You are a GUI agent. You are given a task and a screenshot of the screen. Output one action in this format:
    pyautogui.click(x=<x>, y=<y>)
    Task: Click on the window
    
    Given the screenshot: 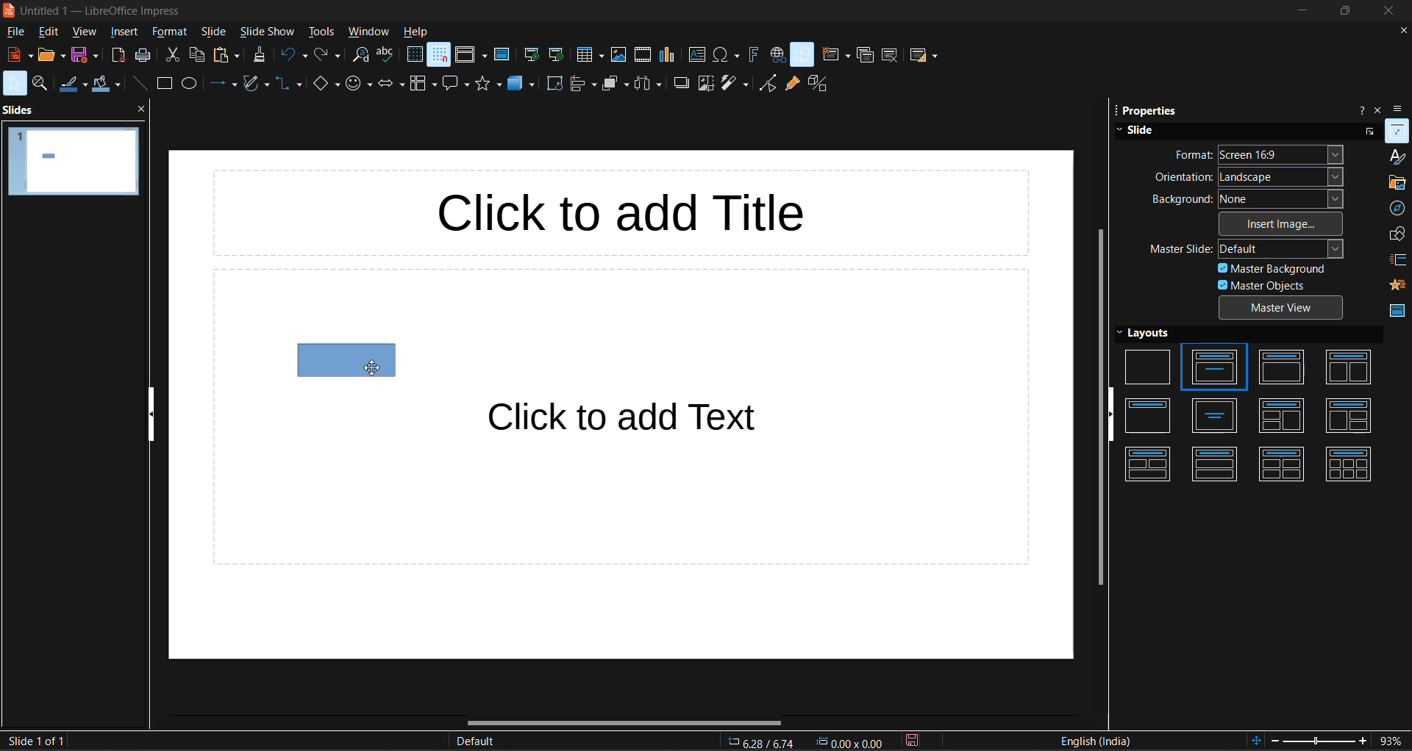 What is the action you would take?
    pyautogui.click(x=368, y=34)
    